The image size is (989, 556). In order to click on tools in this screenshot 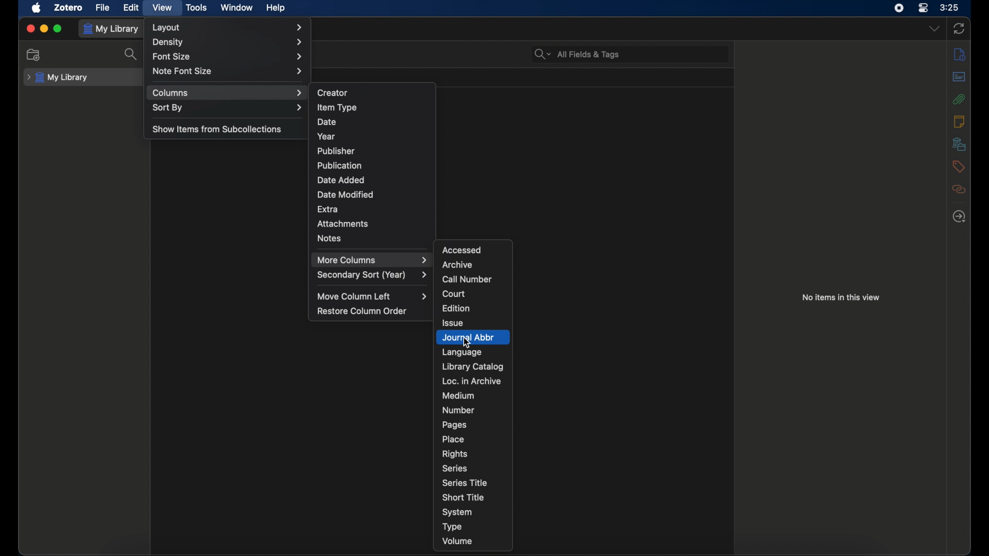, I will do `click(197, 7)`.